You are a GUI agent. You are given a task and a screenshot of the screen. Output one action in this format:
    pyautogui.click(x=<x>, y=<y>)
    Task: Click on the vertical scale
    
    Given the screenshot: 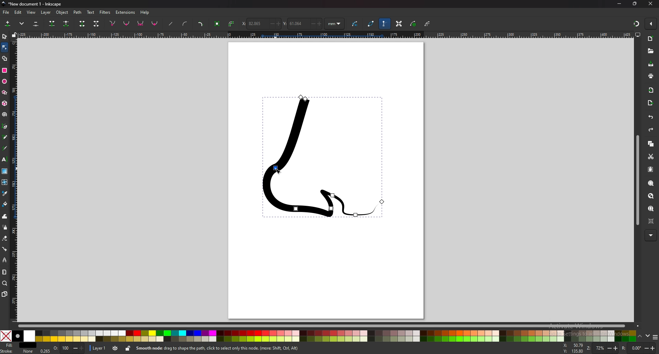 What is the action you would take?
    pyautogui.click(x=14, y=180)
    